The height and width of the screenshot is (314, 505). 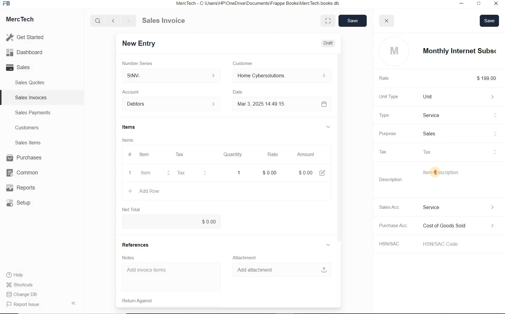 What do you see at coordinates (458, 133) in the screenshot?
I see `sales` at bounding box center [458, 133].